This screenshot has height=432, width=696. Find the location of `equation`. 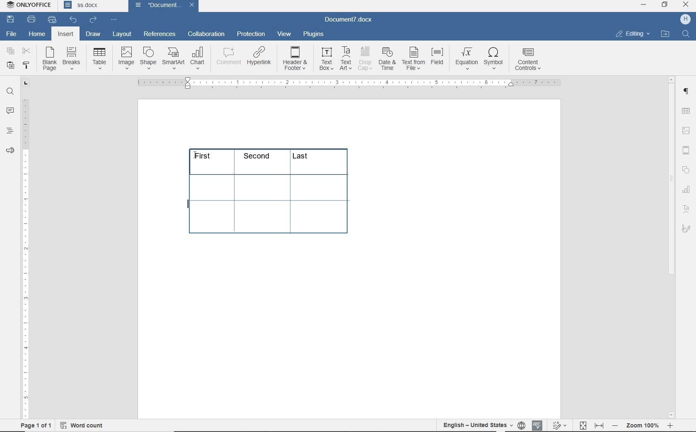

equation is located at coordinates (467, 59).